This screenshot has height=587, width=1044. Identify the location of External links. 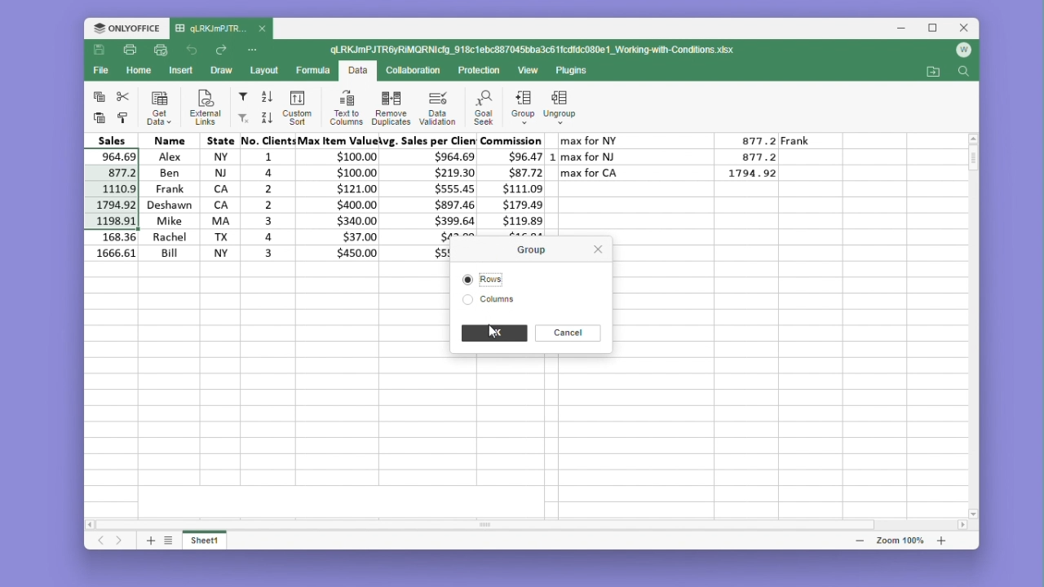
(202, 108).